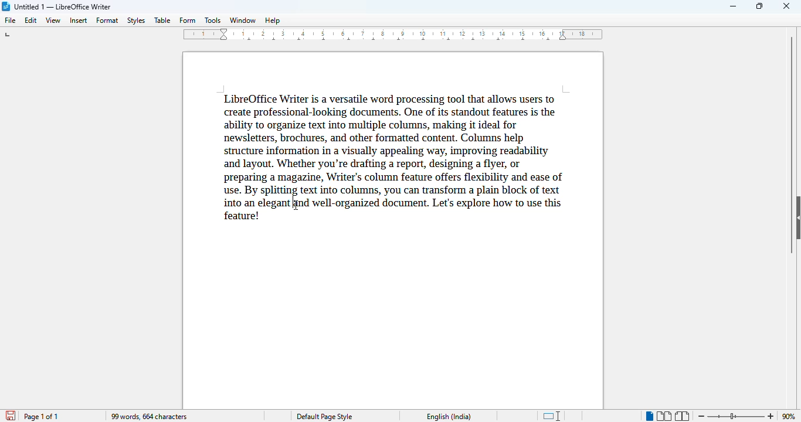 This screenshot has height=422, width=801. I want to click on Change zoom level, so click(736, 416).